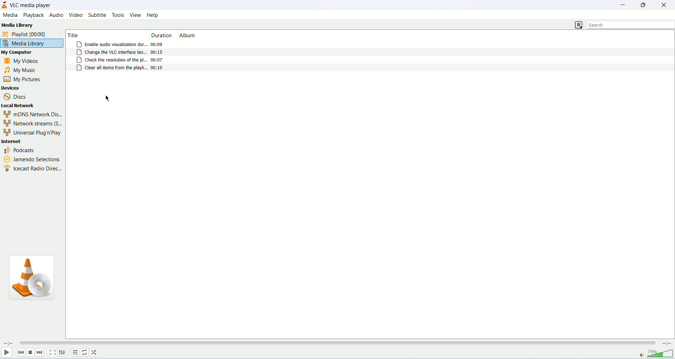  I want to click on play/pause, so click(7, 354).